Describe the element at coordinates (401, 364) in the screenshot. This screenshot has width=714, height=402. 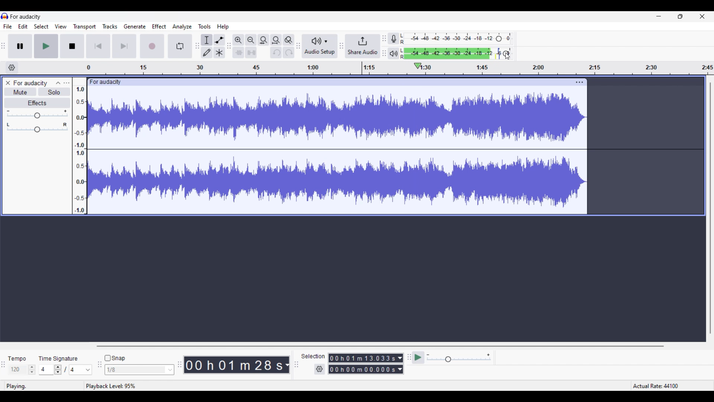
I see `Duration measurement options ` at that location.